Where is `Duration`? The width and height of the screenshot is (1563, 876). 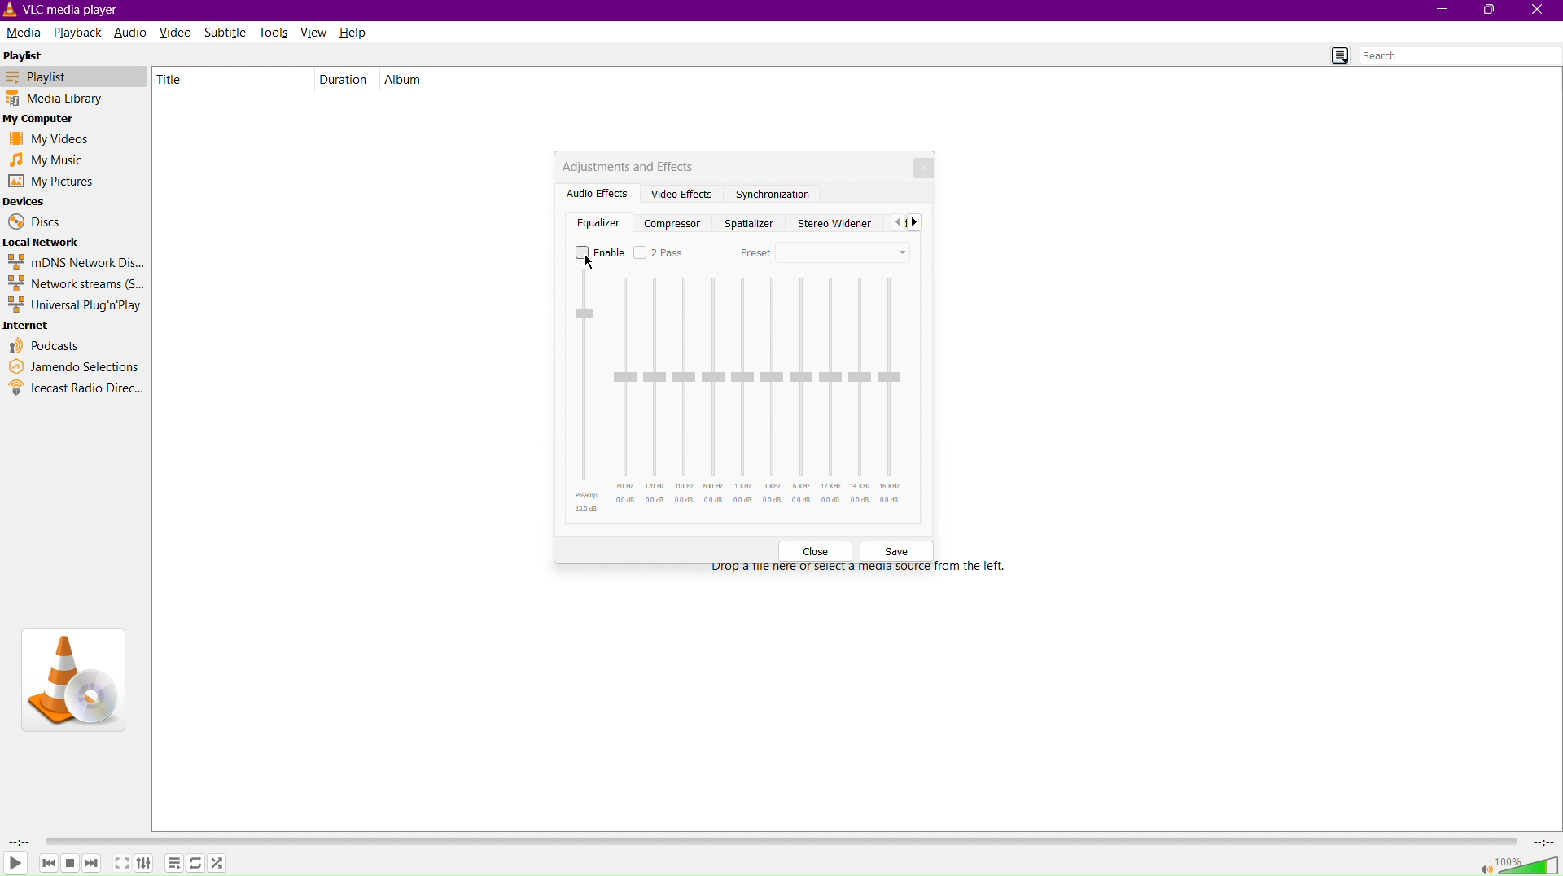
Duration is located at coordinates (15, 839).